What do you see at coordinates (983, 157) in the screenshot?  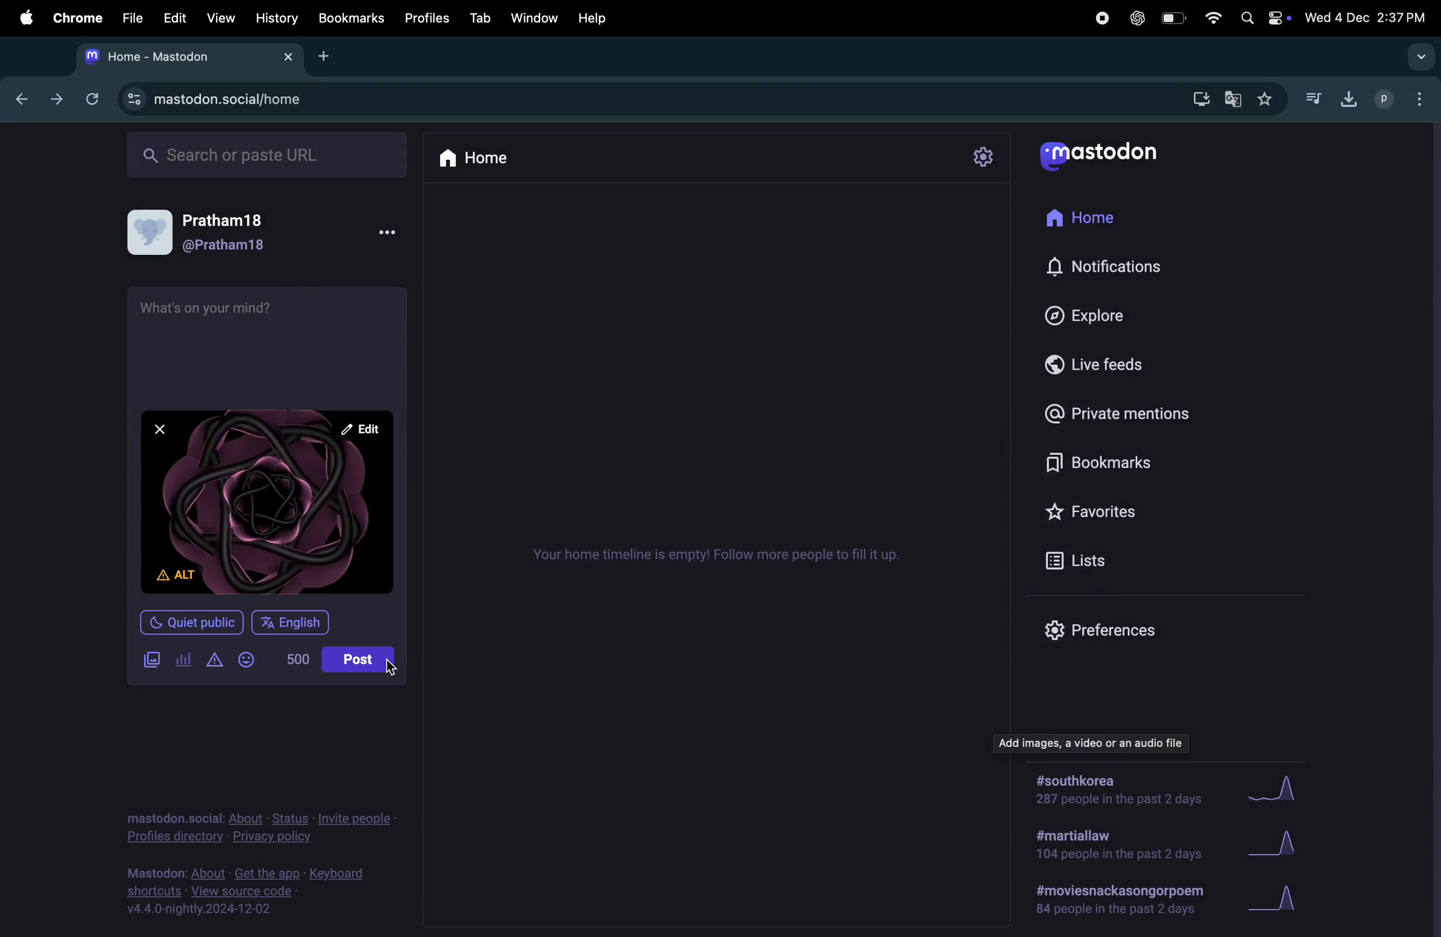 I see `Settings` at bounding box center [983, 157].